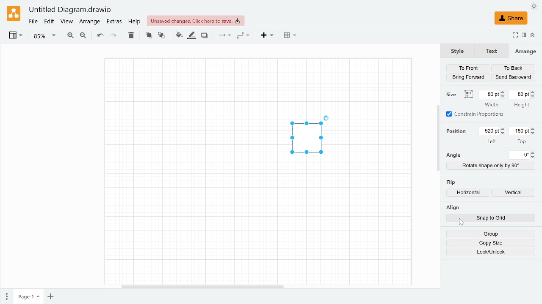 This screenshot has height=304, width=542. Describe the element at coordinates (470, 193) in the screenshot. I see `Flip horizontally` at that location.